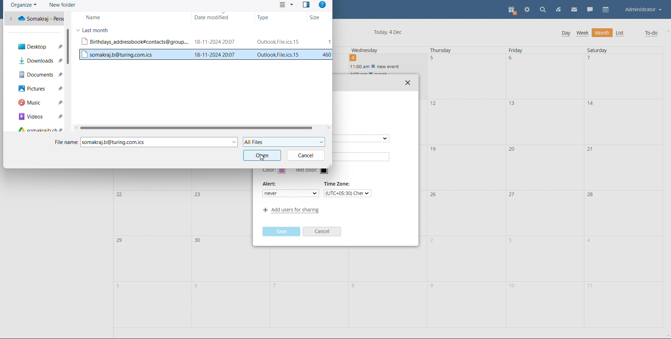 The height and width of the screenshot is (339, 671). I want to click on downloads, so click(40, 60).